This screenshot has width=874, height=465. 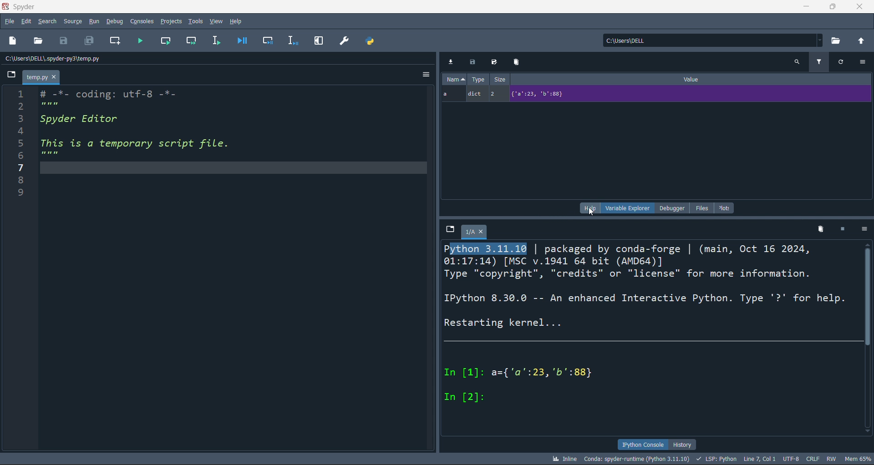 I want to click on files, so click(x=699, y=208).